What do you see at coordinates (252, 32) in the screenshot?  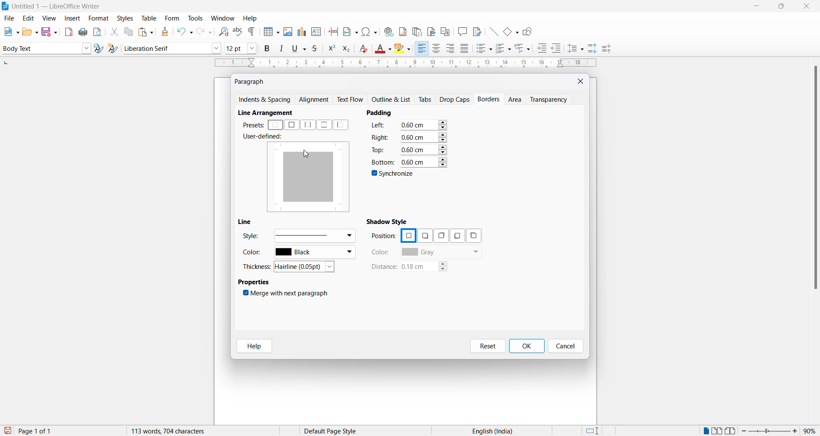 I see `toggle formatting marks` at bounding box center [252, 32].